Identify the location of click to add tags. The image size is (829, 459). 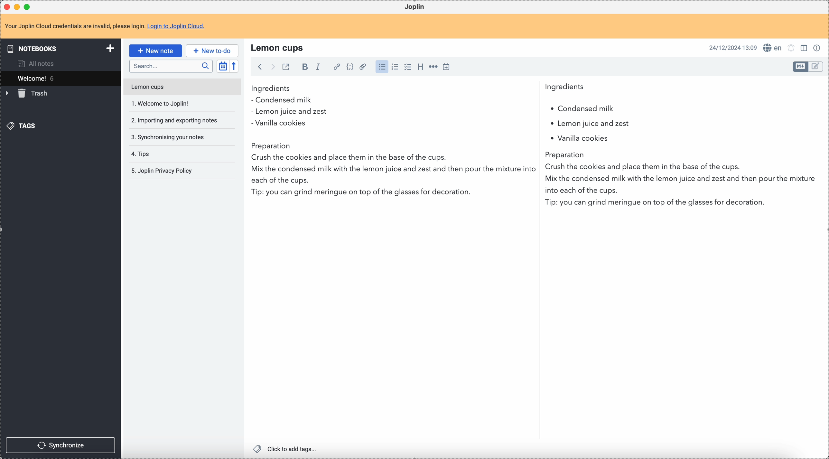
(287, 448).